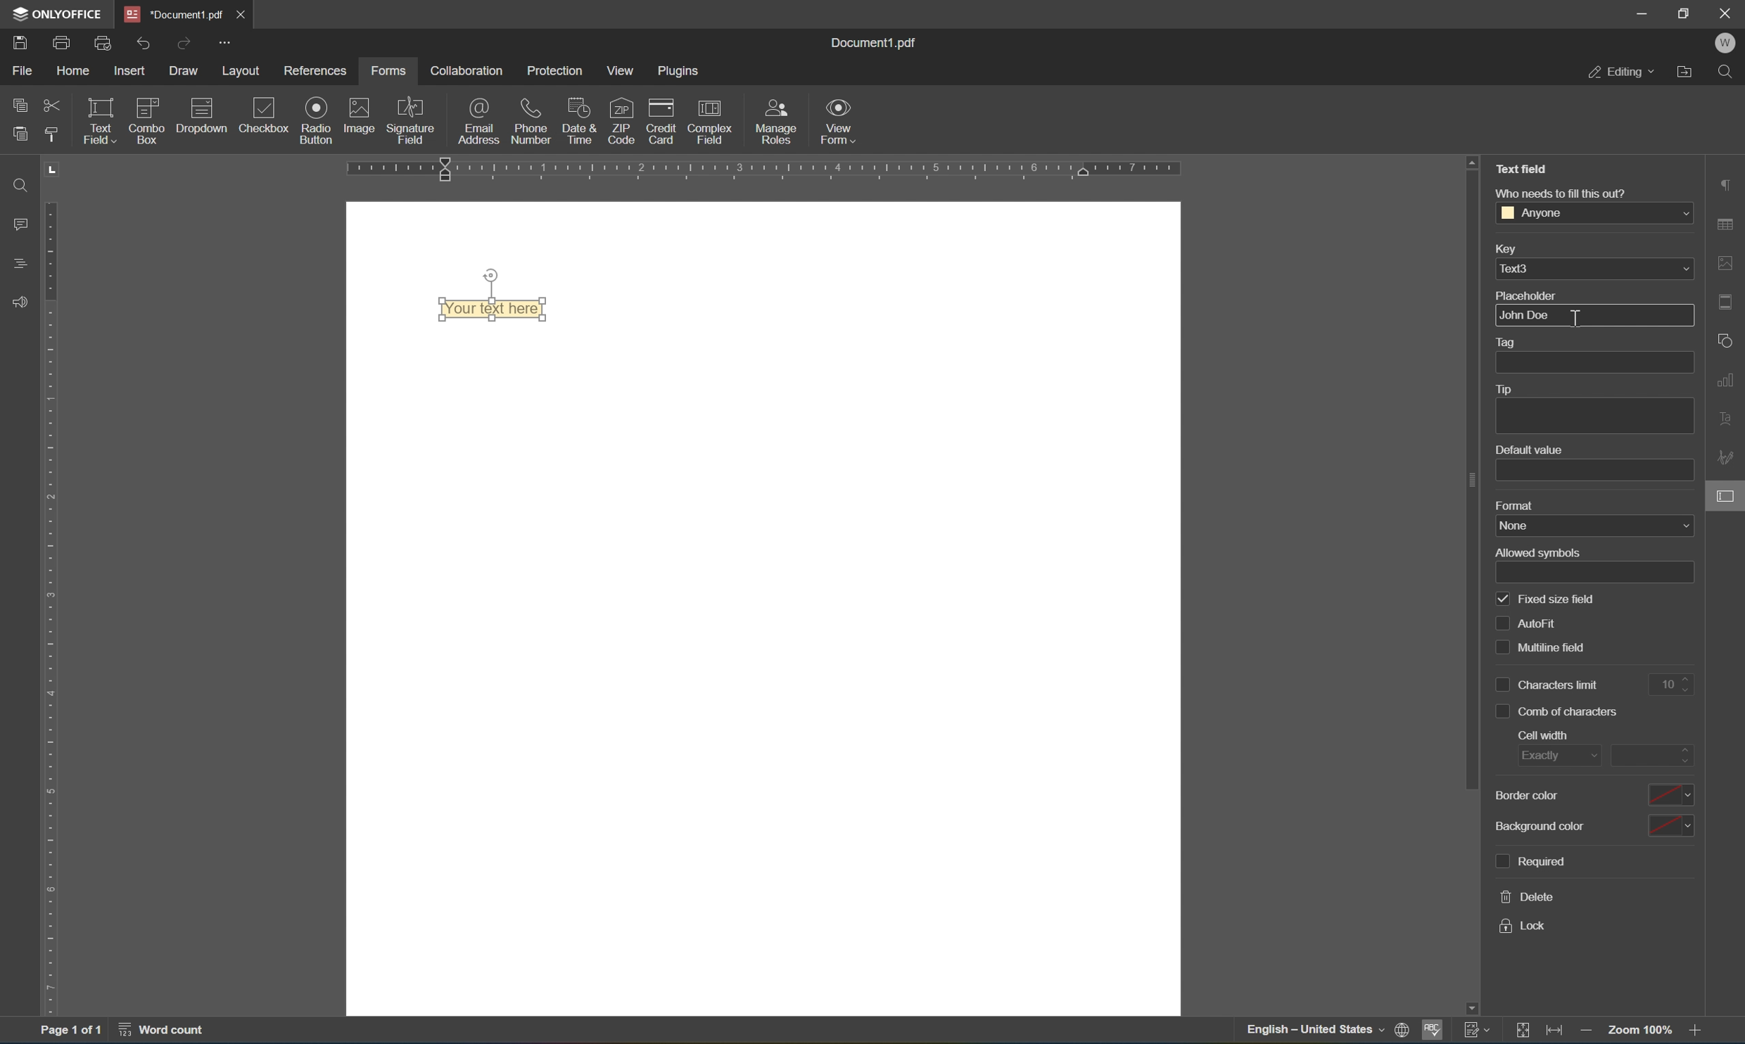  Describe the element at coordinates (1732, 267) in the screenshot. I see `image settings` at that location.